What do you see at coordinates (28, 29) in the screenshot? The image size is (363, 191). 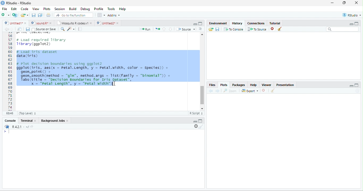 I see `save` at bounding box center [28, 29].